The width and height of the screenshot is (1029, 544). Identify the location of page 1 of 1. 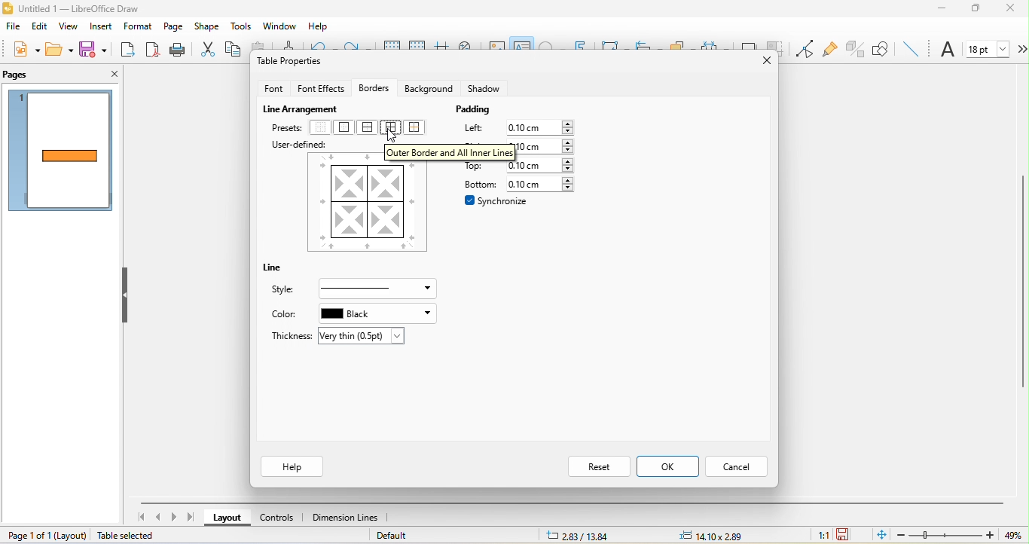
(26, 534).